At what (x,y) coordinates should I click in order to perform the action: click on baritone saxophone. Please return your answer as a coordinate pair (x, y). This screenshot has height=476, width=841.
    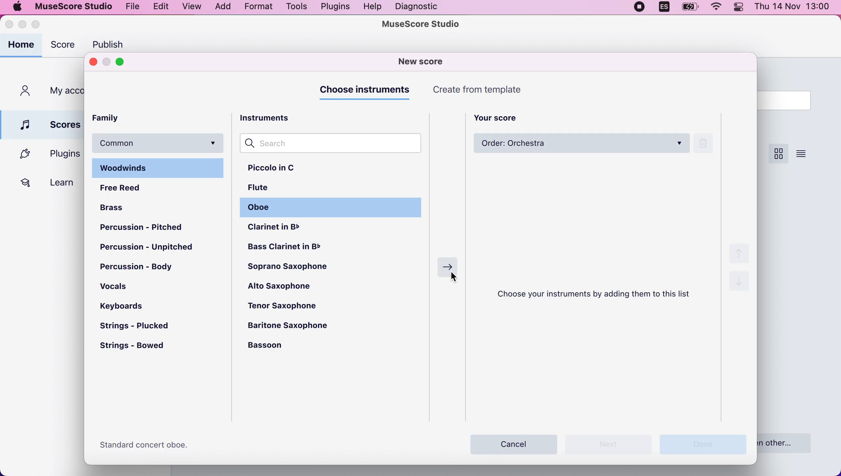
    Looking at the image, I should click on (295, 326).